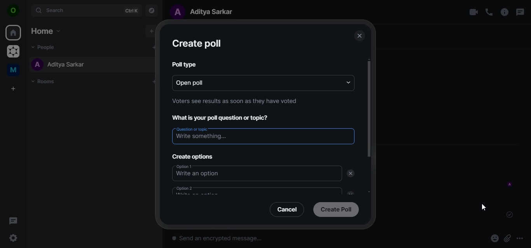 This screenshot has height=248, width=531. Describe the element at coordinates (522, 238) in the screenshot. I see `more options` at that location.